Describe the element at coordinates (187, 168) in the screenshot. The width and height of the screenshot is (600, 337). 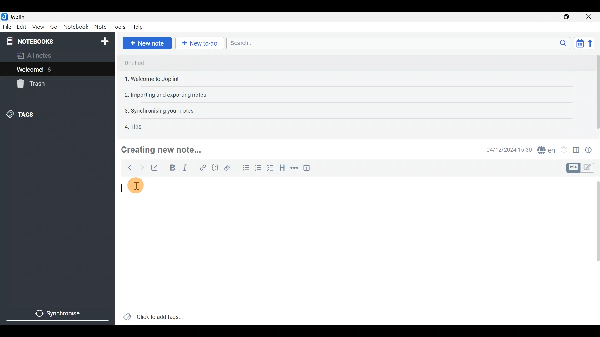
I see `Italic` at that location.